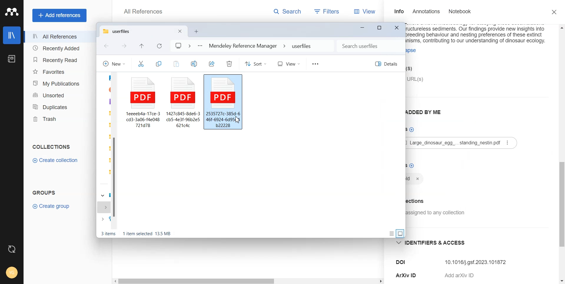 The height and width of the screenshot is (284, 565). I want to click on dropdown, so click(102, 196).